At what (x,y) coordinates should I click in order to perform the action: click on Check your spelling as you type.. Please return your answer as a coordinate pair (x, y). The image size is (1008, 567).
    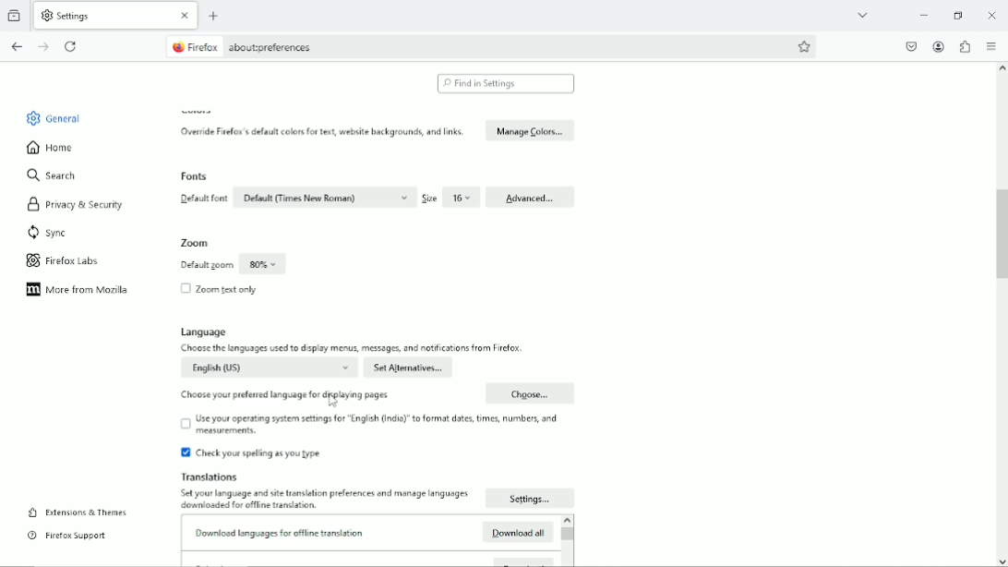
    Looking at the image, I should click on (252, 454).